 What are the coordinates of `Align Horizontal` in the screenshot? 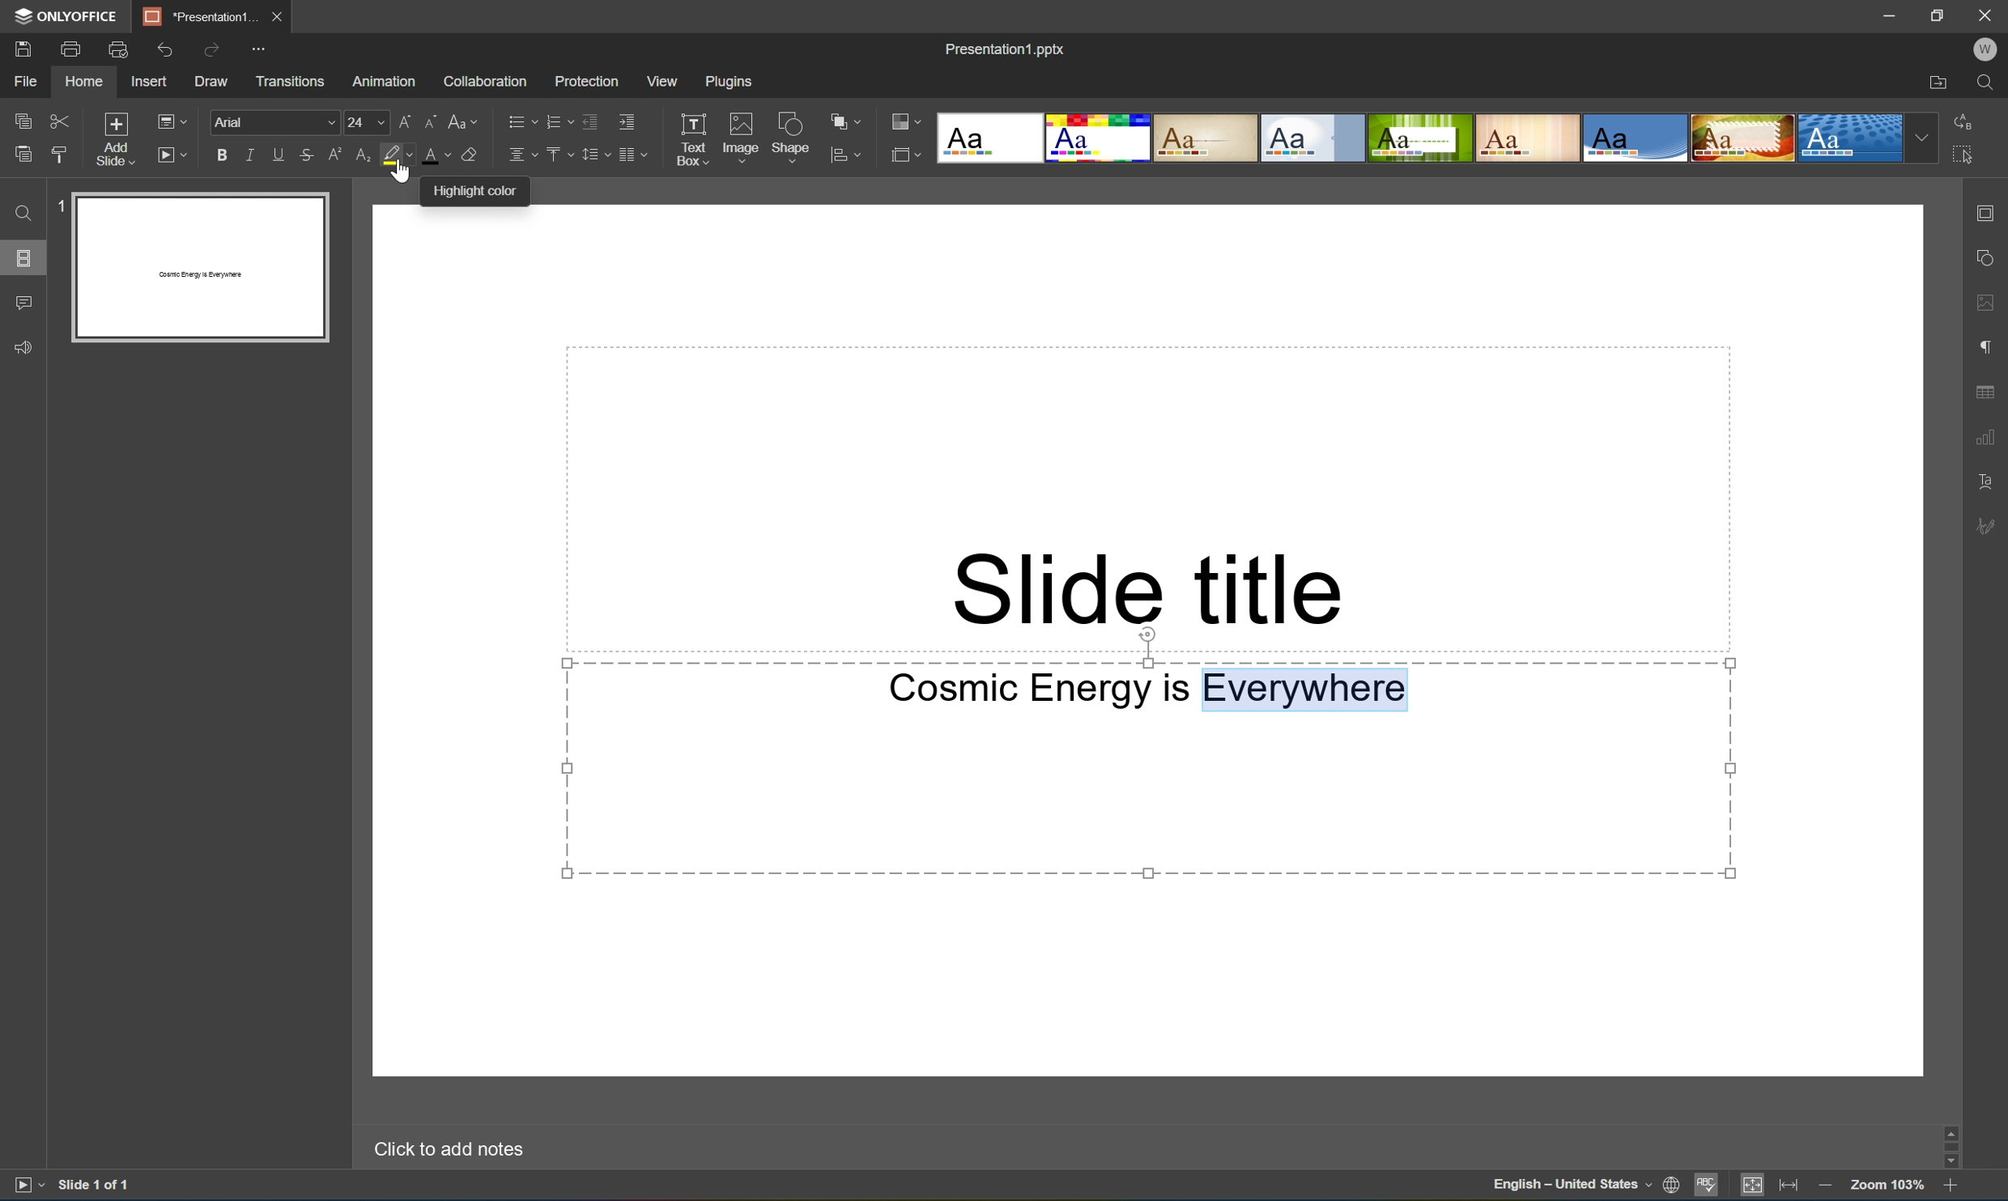 It's located at (521, 154).